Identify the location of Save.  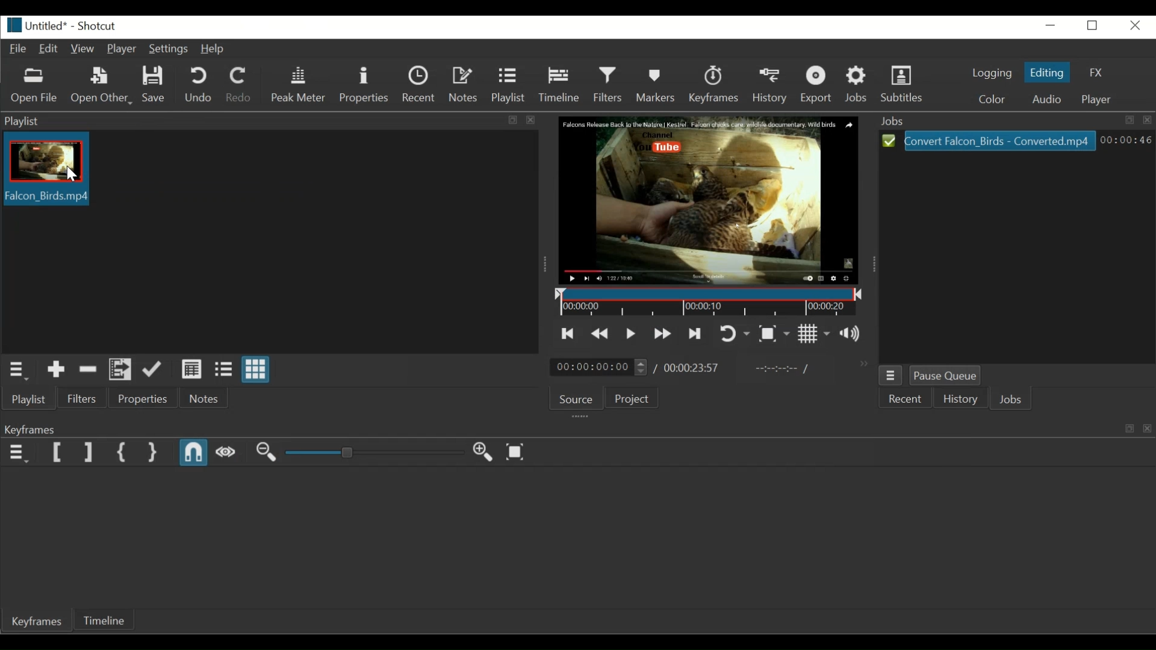
(152, 84).